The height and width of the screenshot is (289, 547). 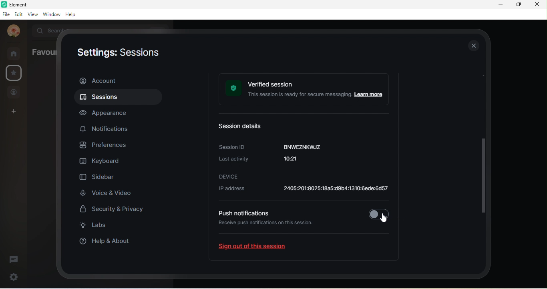 What do you see at coordinates (33, 14) in the screenshot?
I see `view` at bounding box center [33, 14].